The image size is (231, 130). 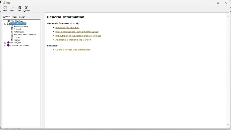 I want to click on Licence, so click(x=16, y=37).